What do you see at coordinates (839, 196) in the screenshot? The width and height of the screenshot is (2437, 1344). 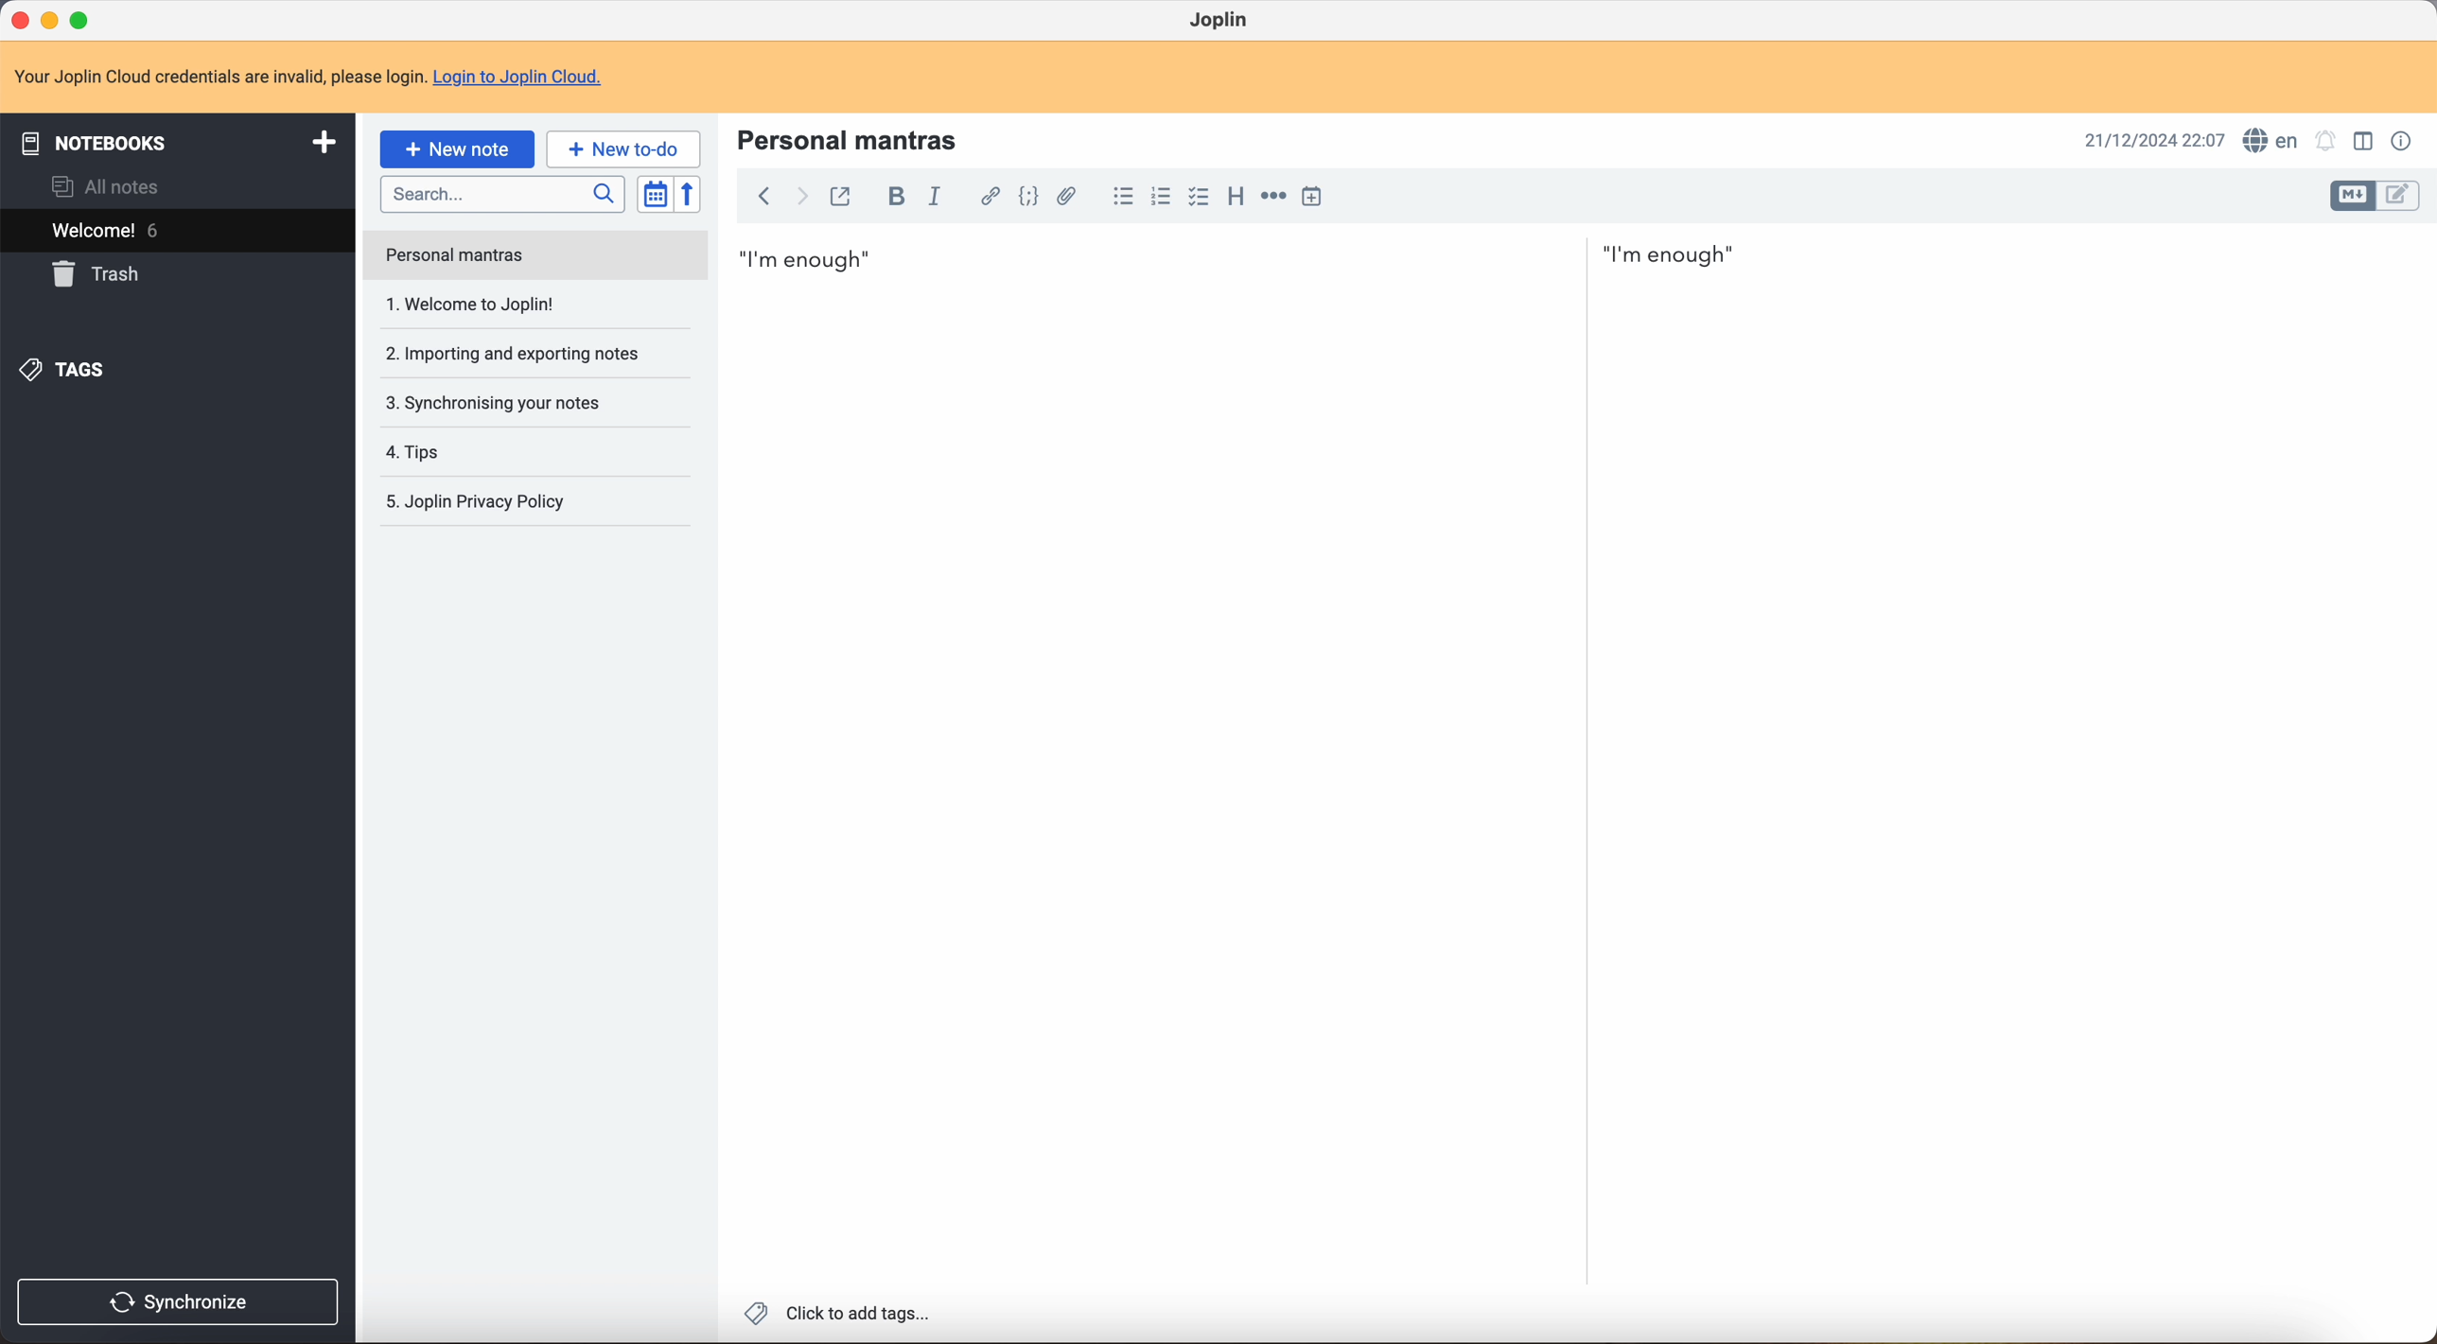 I see `toggle external editing` at bounding box center [839, 196].